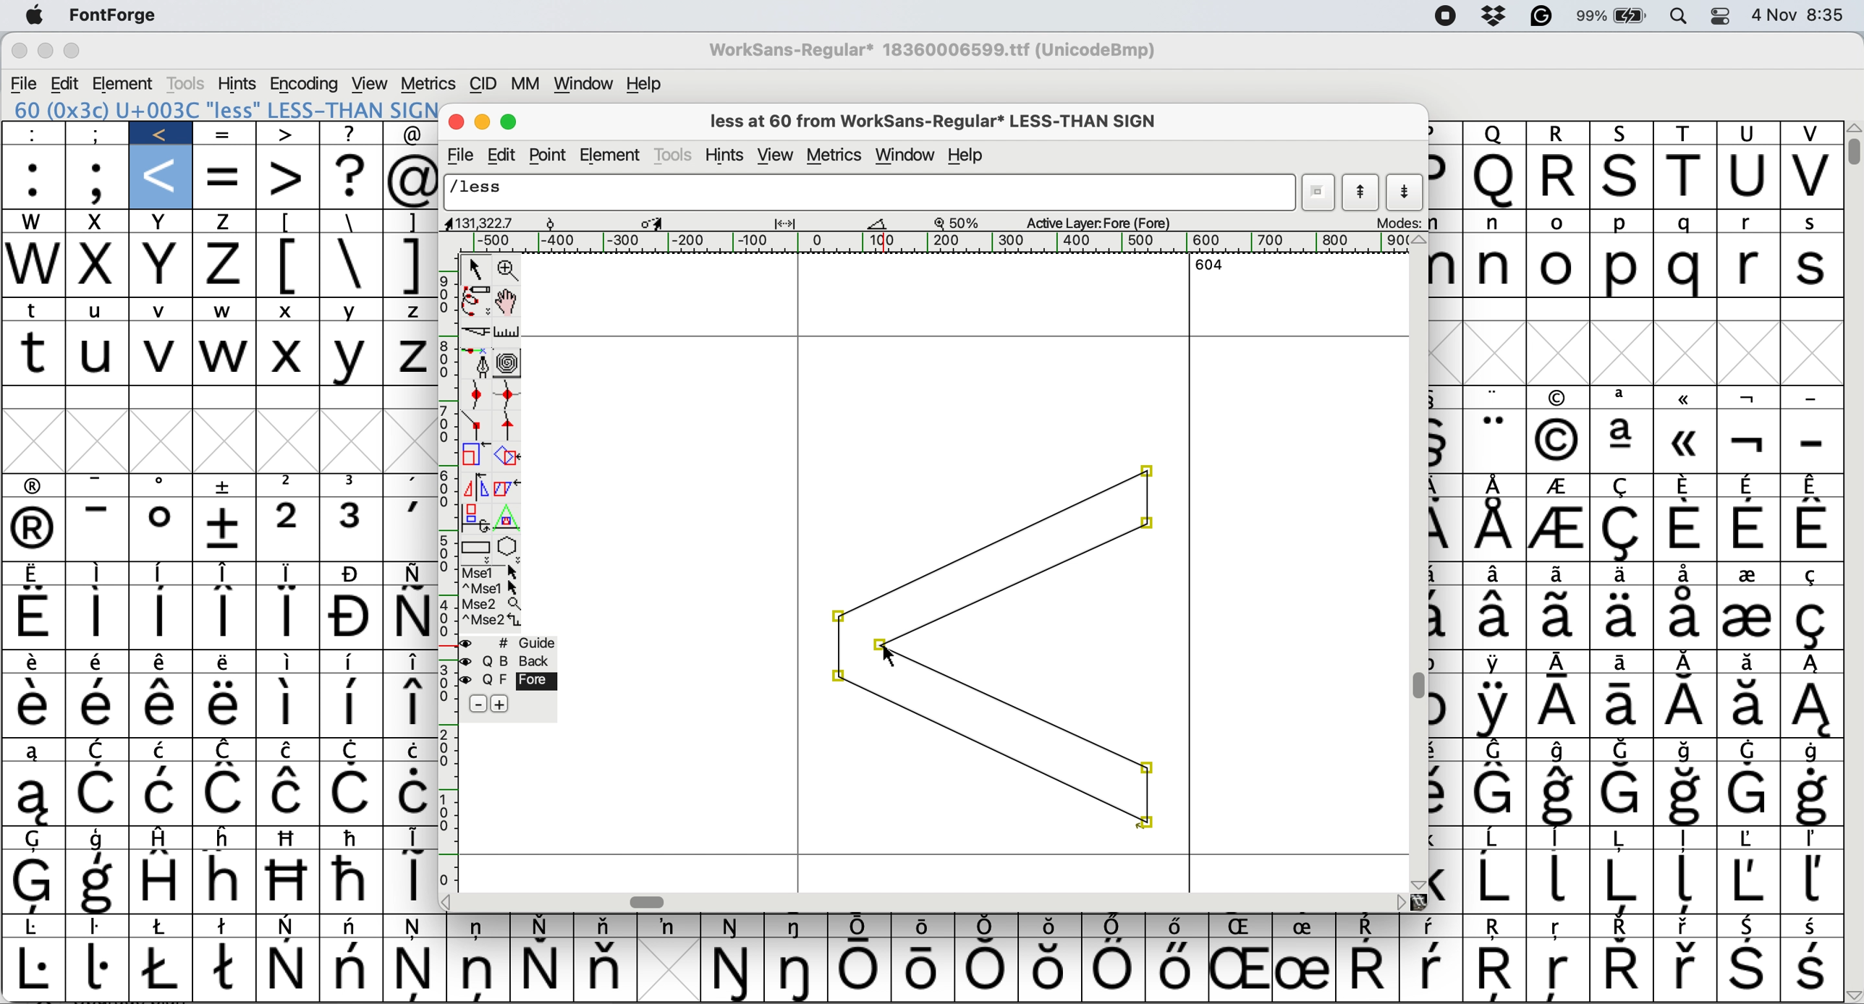  What do you see at coordinates (585, 82) in the screenshot?
I see `window` at bounding box center [585, 82].